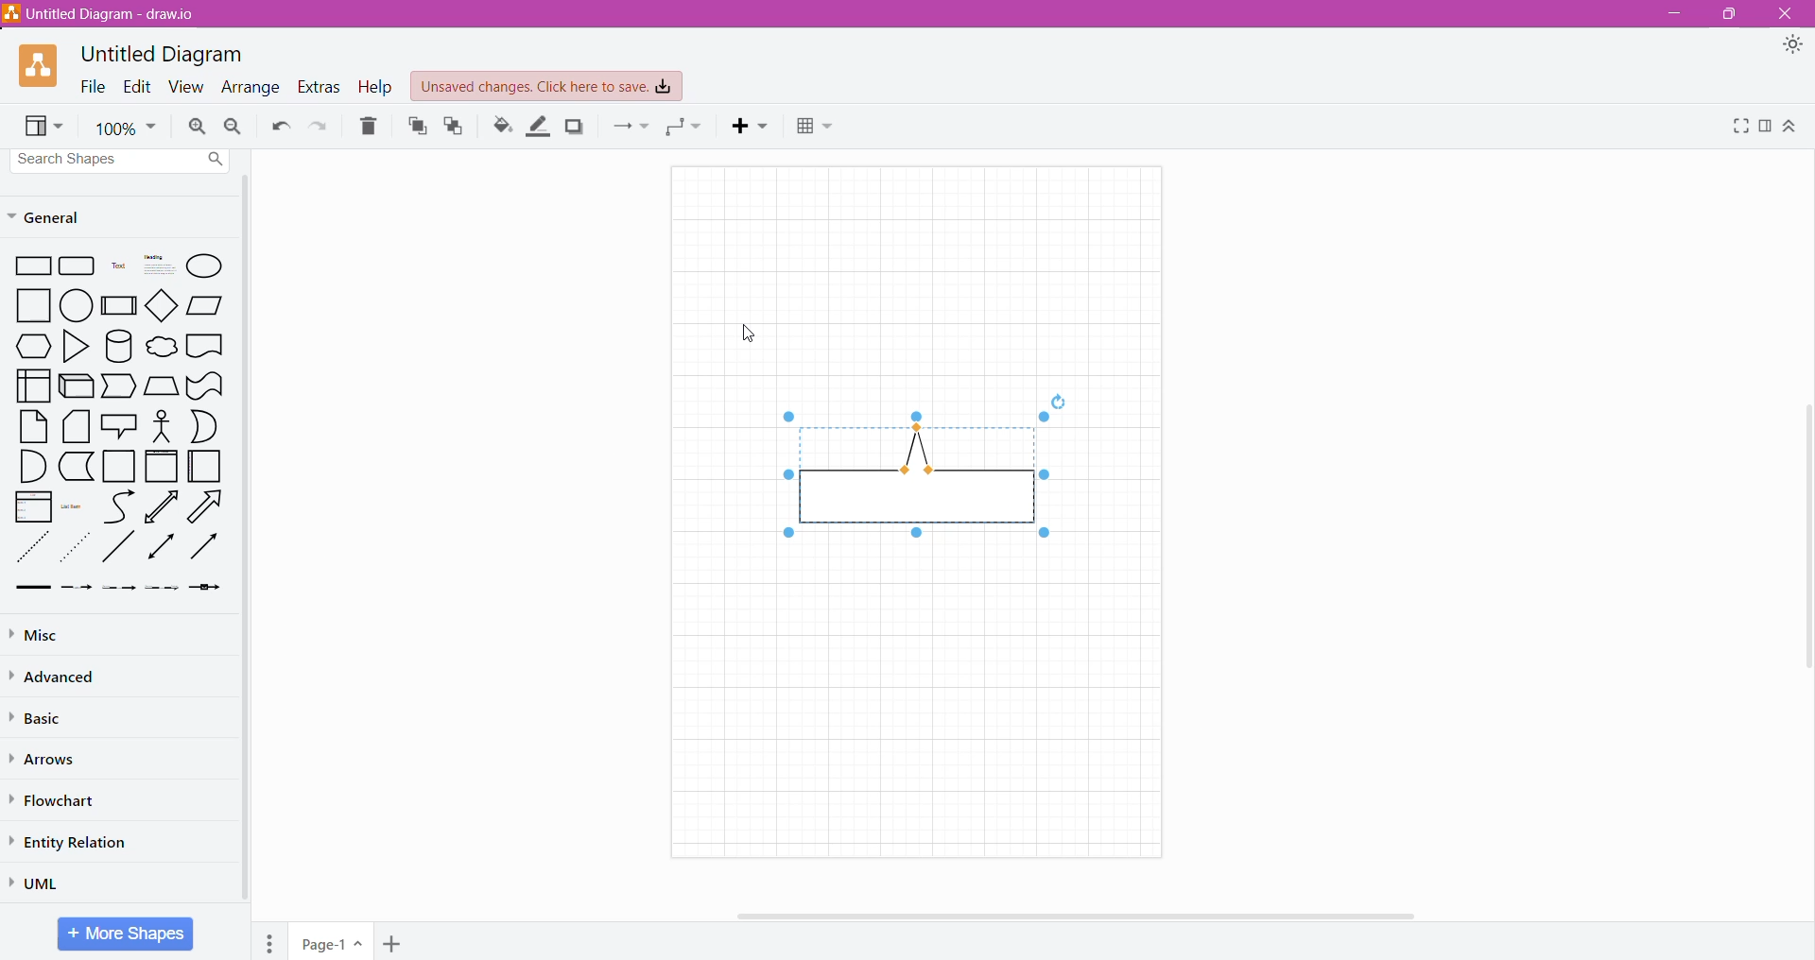 This screenshot has width=1815, height=960. I want to click on diagonal line, so click(120, 548).